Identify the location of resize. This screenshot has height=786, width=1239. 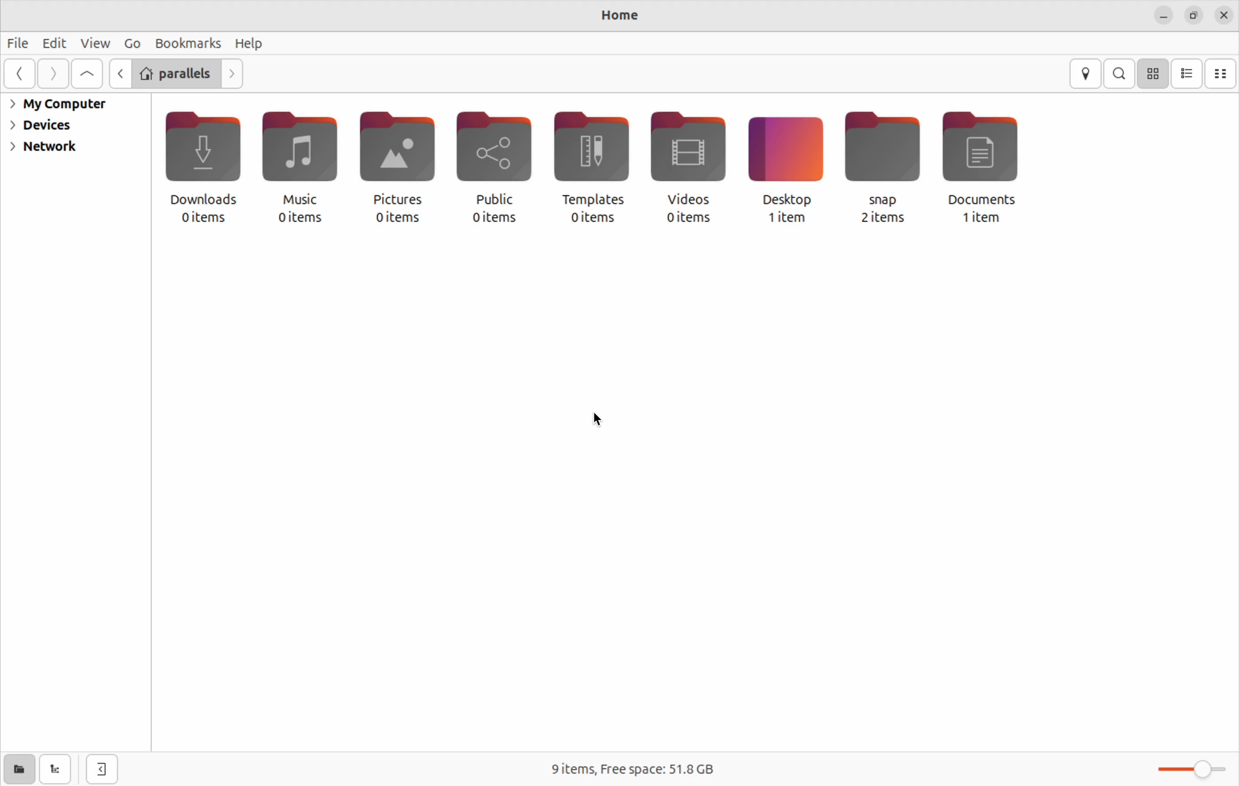
(1194, 15).